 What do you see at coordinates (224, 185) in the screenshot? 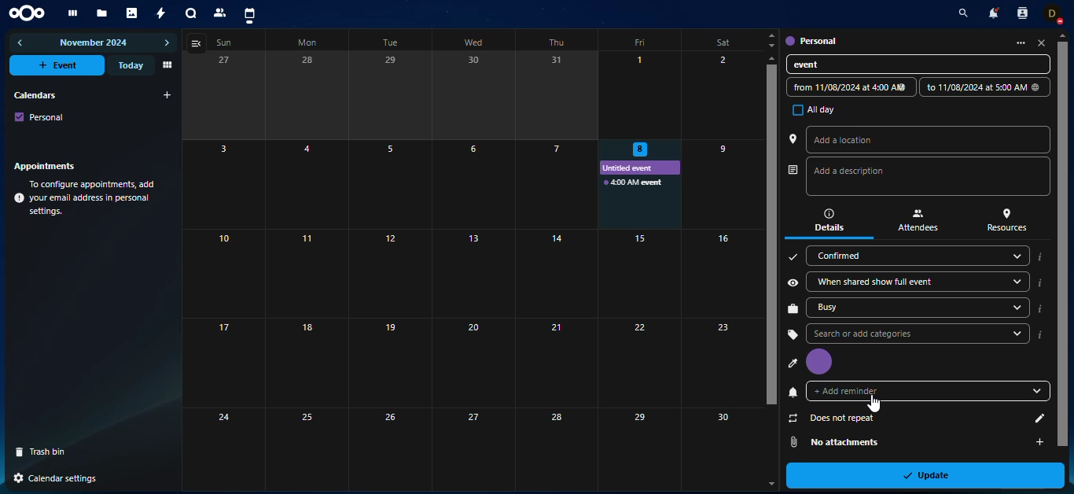
I see `3` at bounding box center [224, 185].